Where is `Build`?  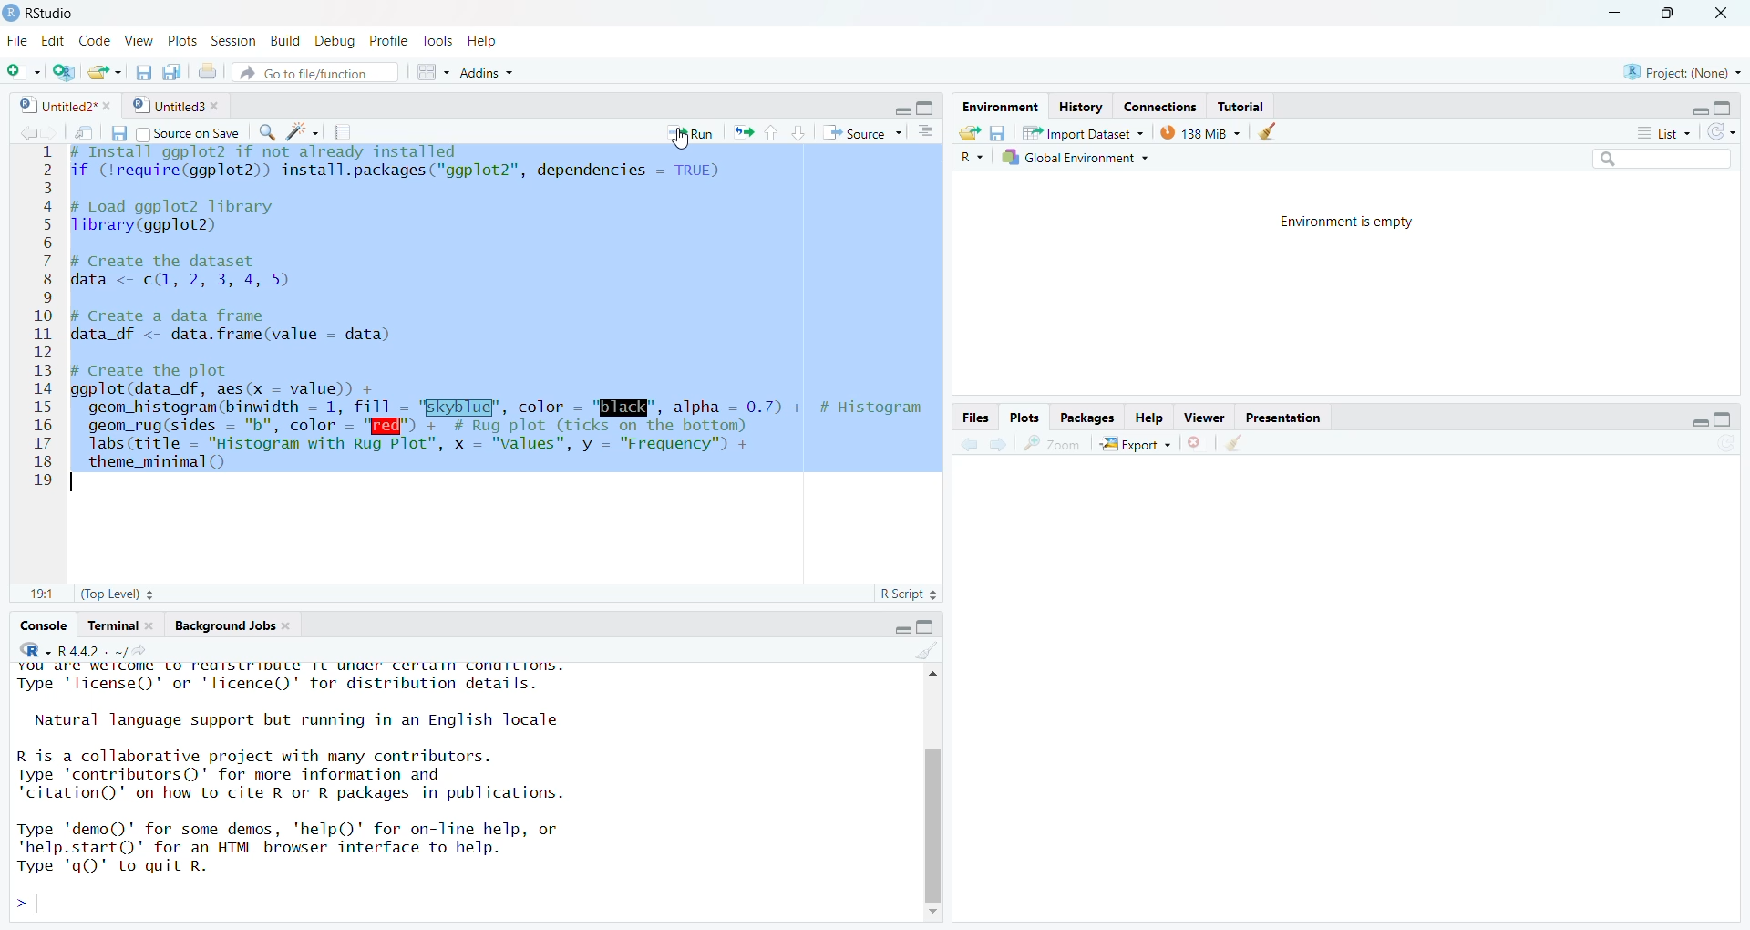
Build is located at coordinates (282, 38).